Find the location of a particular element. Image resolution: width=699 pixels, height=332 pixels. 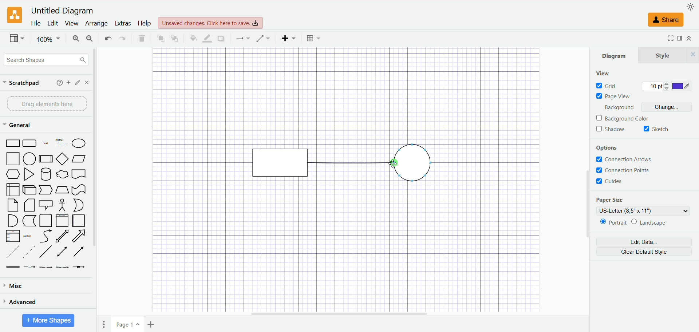

Text is located at coordinates (46, 143).